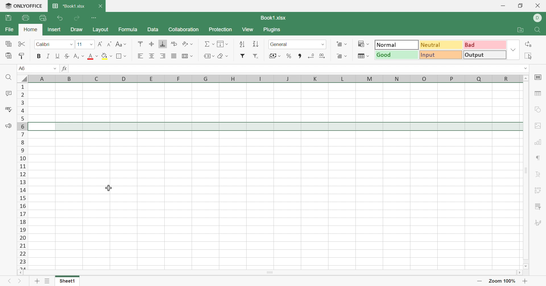 The width and height of the screenshot is (546, 286). I want to click on Replace, so click(530, 44).